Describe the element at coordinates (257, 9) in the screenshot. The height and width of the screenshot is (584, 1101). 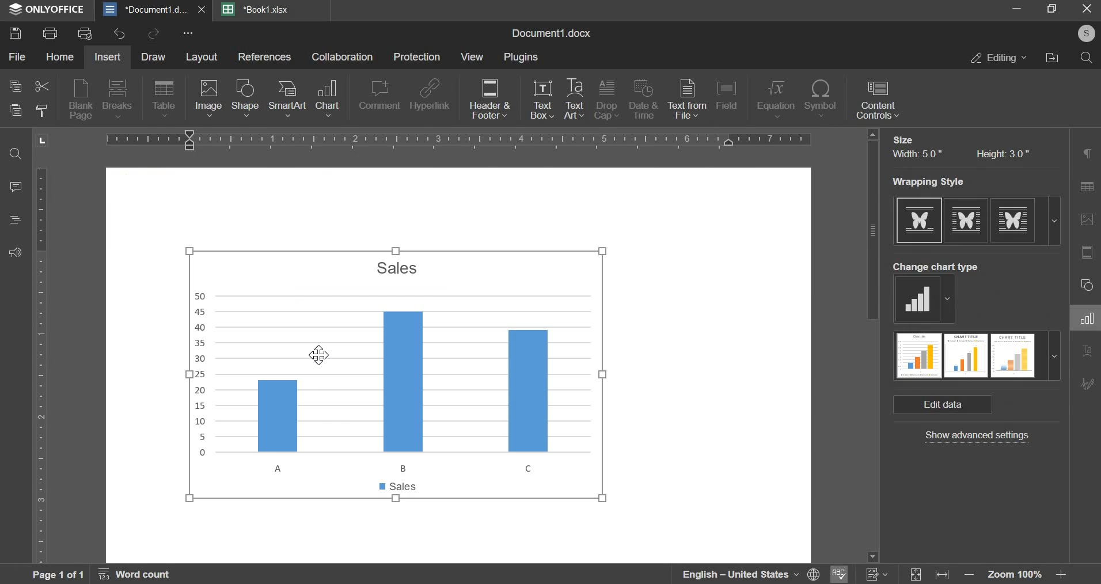
I see `spreadsheet` at that location.